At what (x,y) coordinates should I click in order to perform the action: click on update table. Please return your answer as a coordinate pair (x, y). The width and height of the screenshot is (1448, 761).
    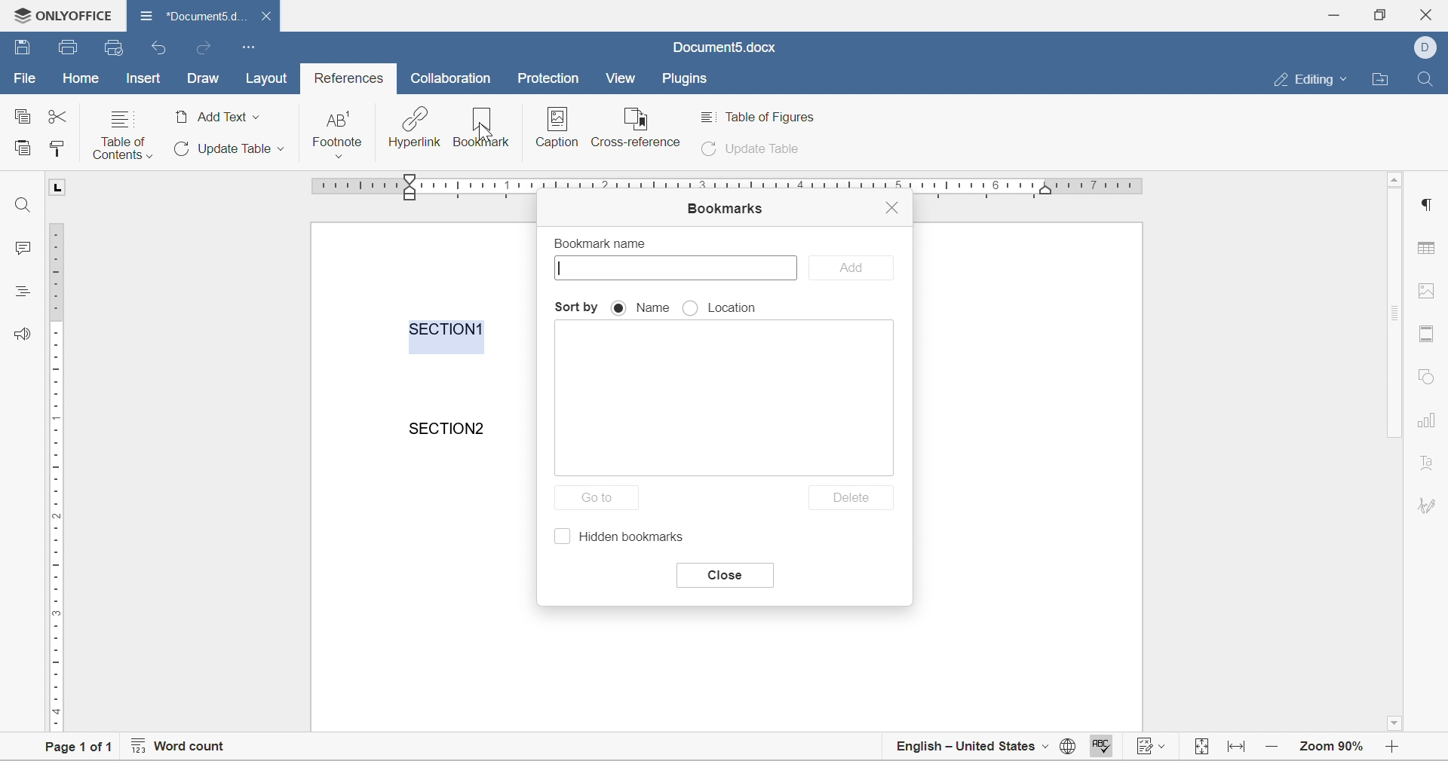
    Looking at the image, I should click on (753, 150).